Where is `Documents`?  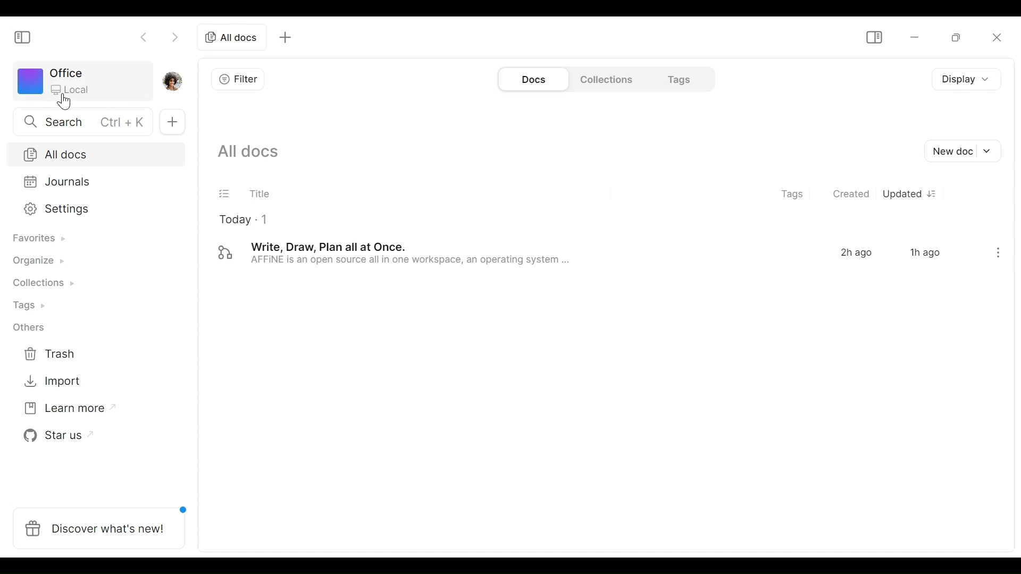
Documents is located at coordinates (533, 79).